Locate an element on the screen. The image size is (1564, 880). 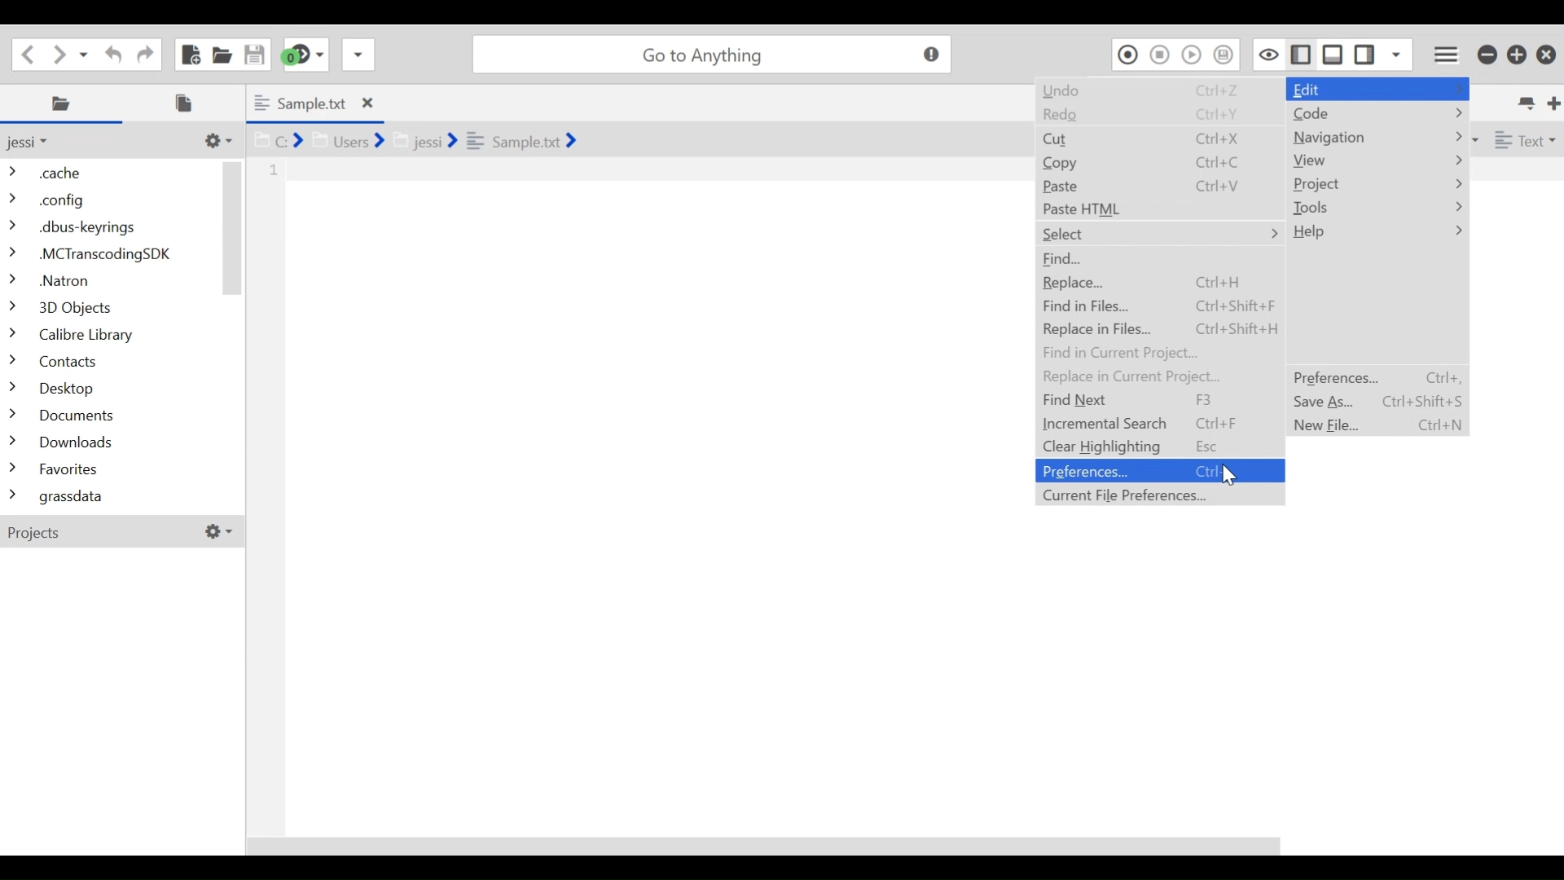
Play last Macros is located at coordinates (1193, 54).